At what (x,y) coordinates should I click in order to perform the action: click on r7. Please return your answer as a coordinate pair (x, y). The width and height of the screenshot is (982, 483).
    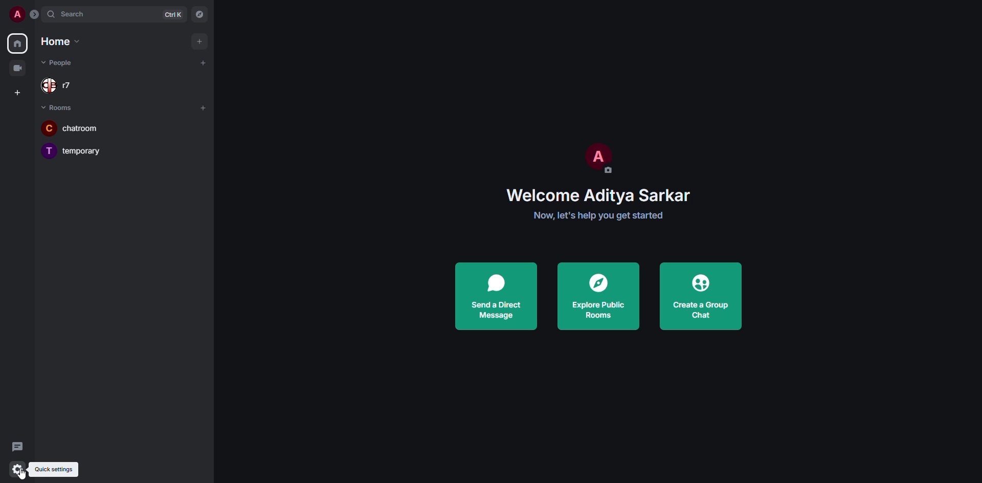
    Looking at the image, I should click on (58, 85).